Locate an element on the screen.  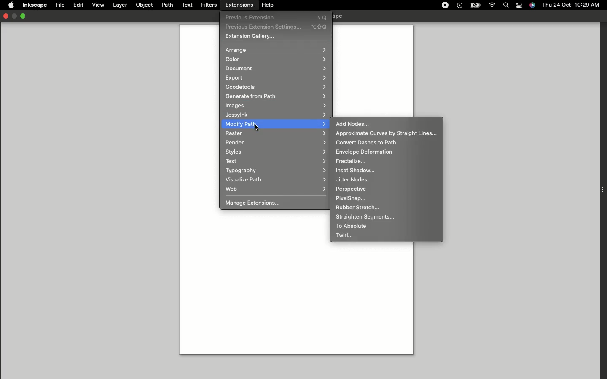
Fractalize is located at coordinates (352, 162).